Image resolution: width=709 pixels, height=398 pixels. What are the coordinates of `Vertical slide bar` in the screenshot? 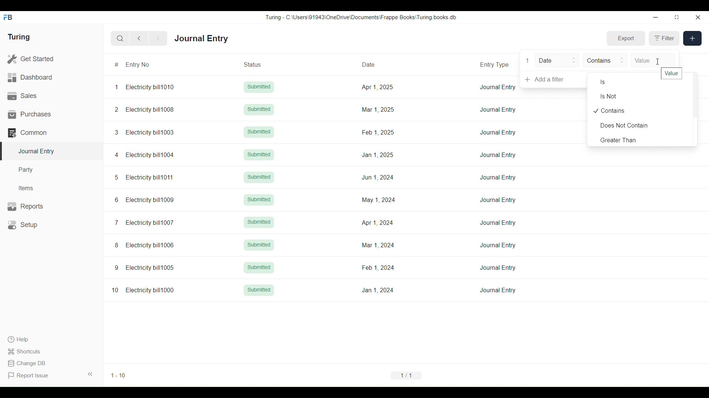 It's located at (695, 109).